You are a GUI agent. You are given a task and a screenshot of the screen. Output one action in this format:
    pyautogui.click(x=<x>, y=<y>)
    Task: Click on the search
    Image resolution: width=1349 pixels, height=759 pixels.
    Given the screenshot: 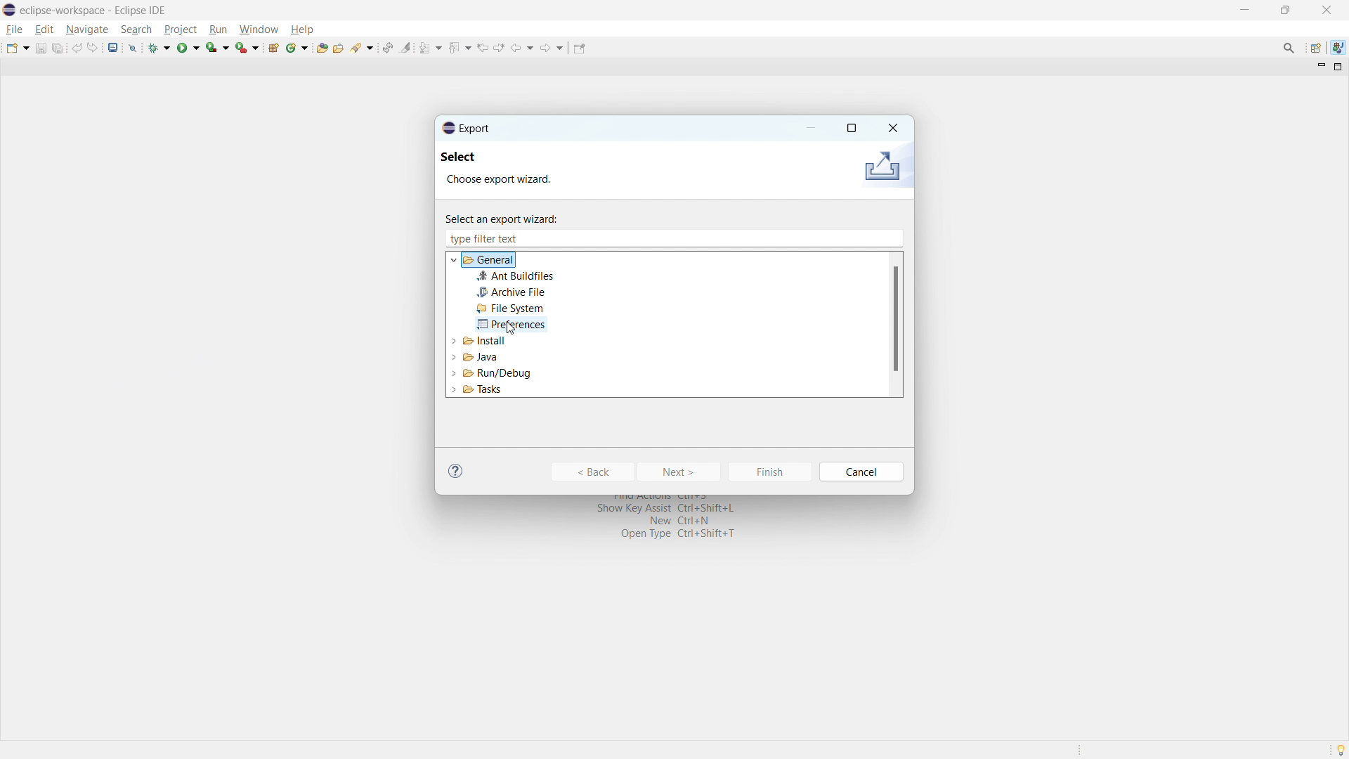 What is the action you would take?
    pyautogui.click(x=363, y=46)
    